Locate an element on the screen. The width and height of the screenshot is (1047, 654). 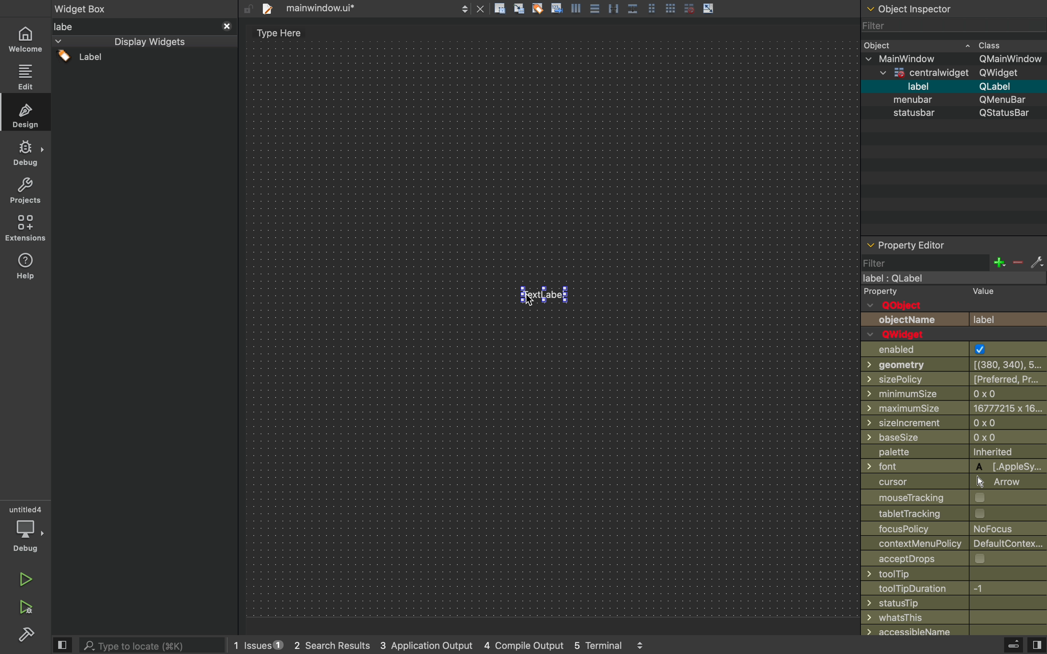
 is located at coordinates (552, 327).